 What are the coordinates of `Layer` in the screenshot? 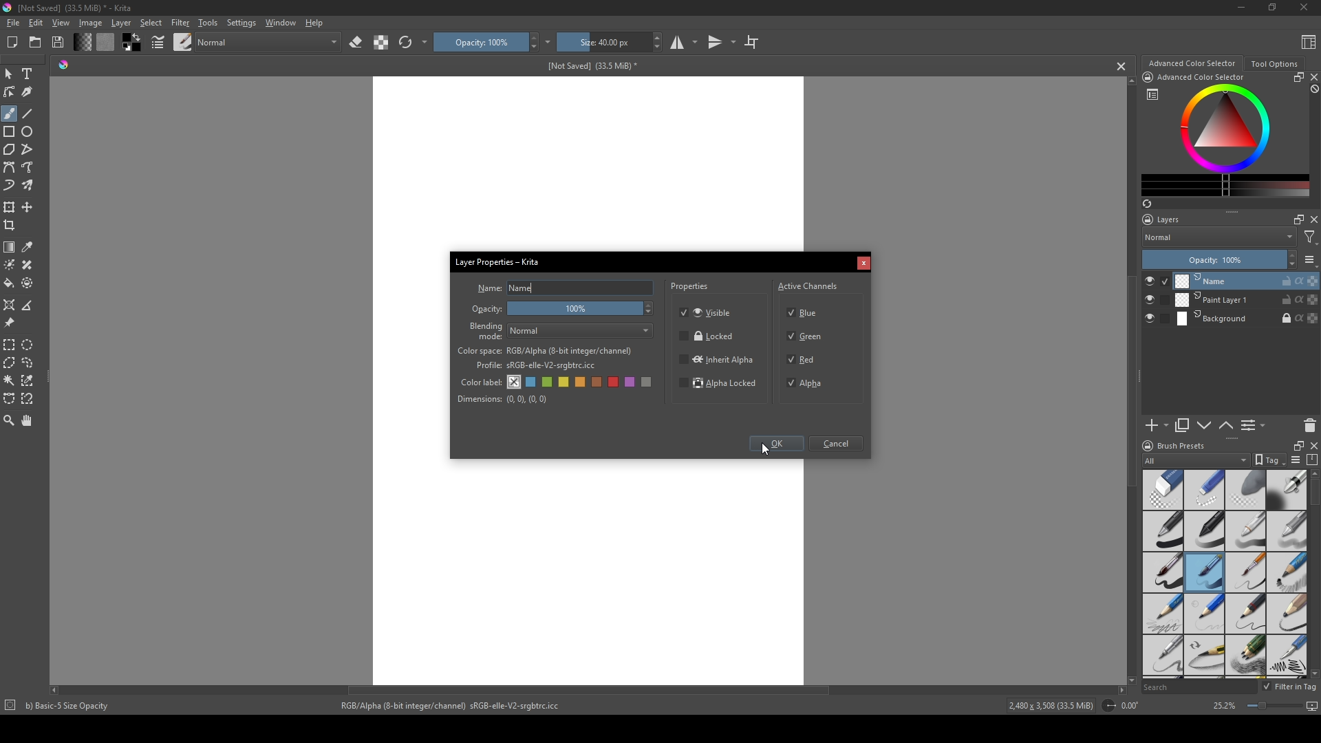 It's located at (121, 23).